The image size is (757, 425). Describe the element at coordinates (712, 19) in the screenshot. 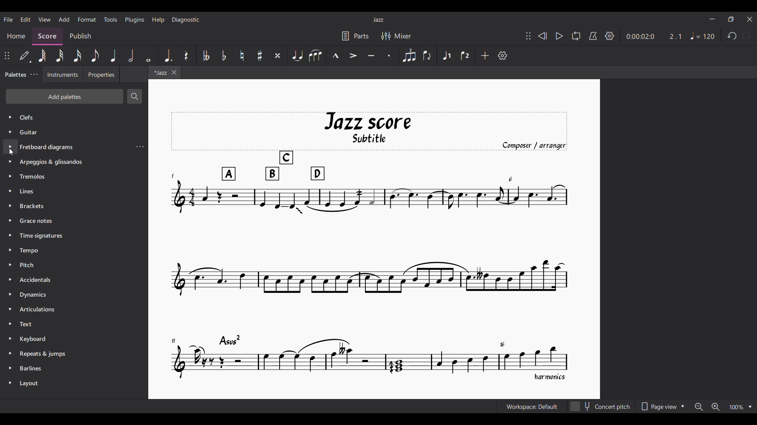

I see `Minimize` at that location.